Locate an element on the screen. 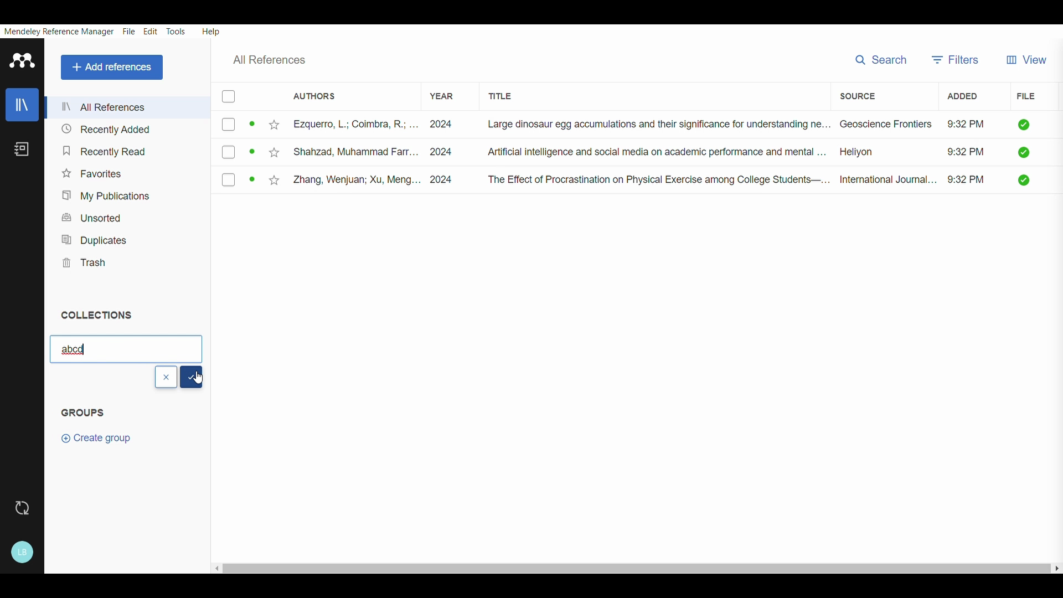 The image size is (1063, 598). Help is located at coordinates (213, 30).